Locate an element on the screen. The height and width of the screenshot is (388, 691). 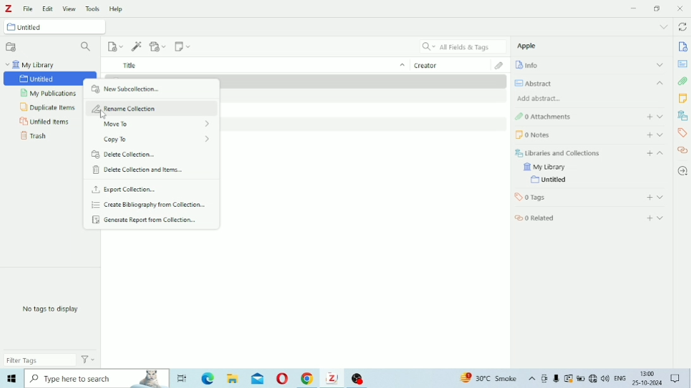
Move To. is located at coordinates (151, 123).